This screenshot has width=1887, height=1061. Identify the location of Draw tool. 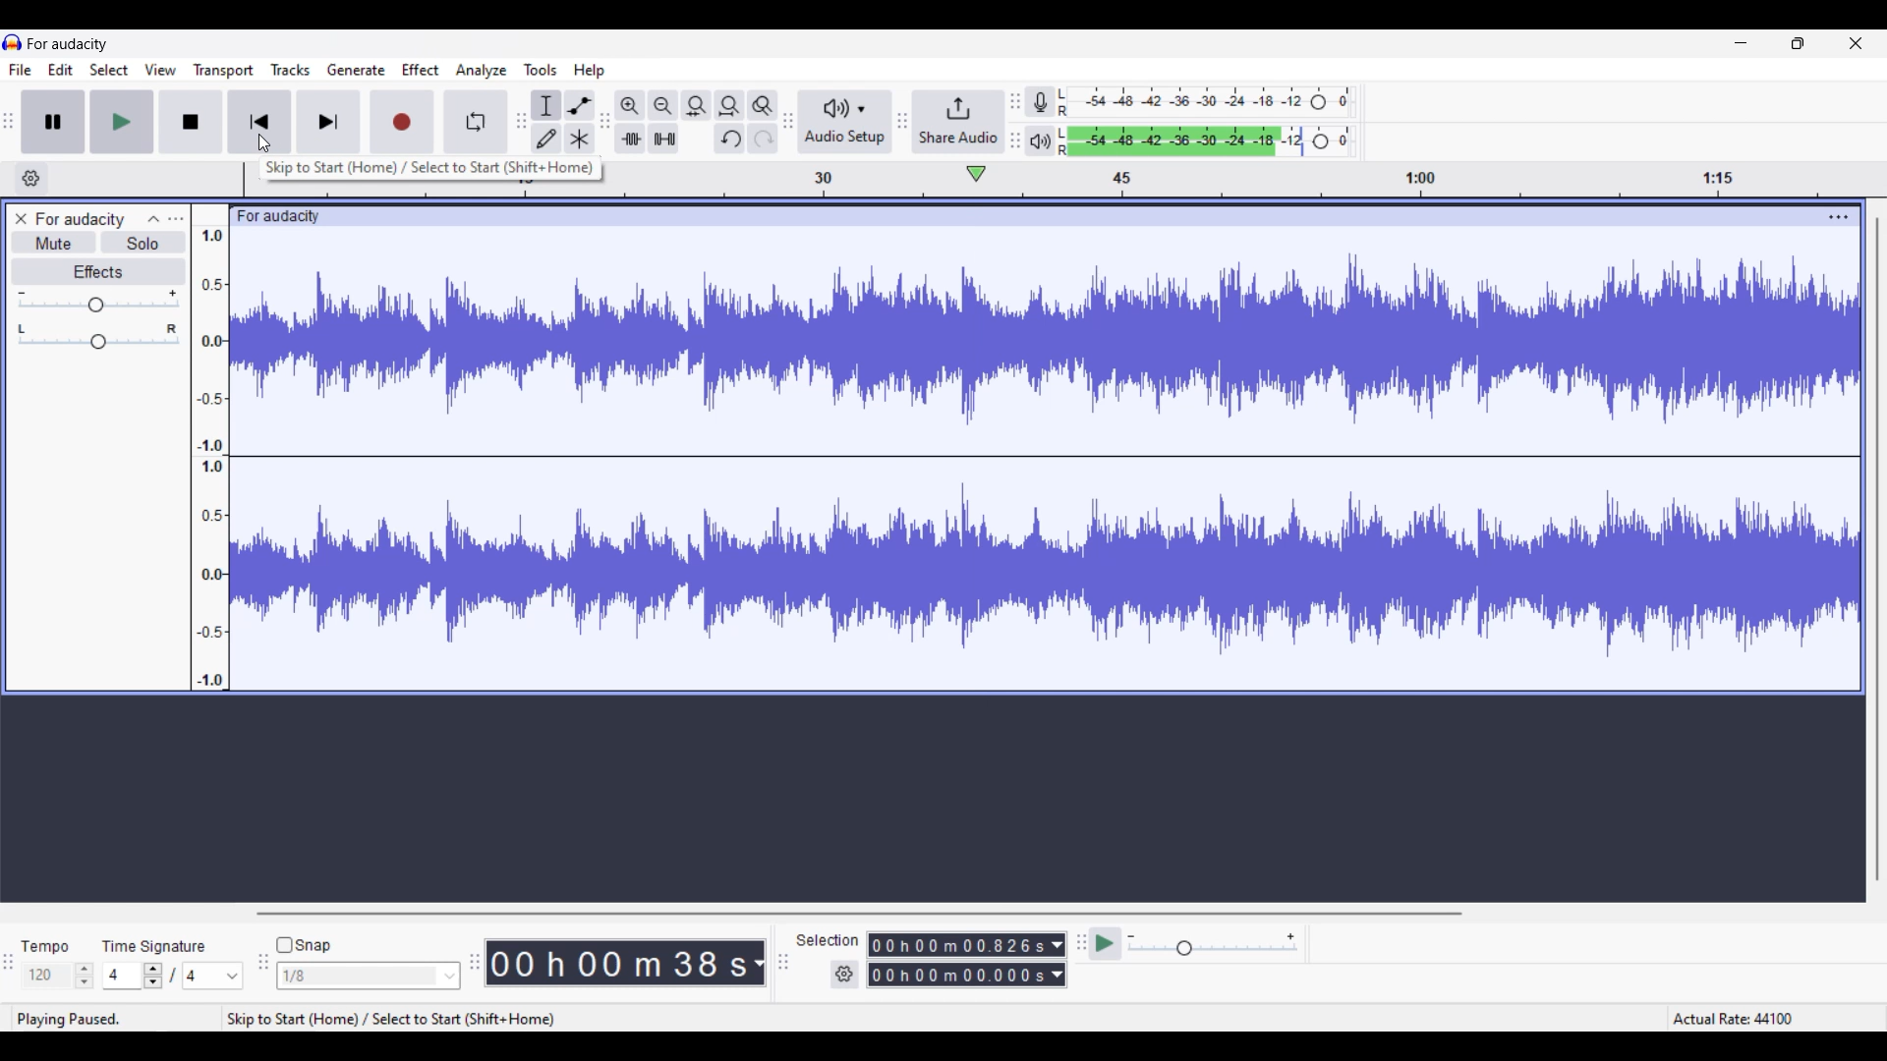
(546, 139).